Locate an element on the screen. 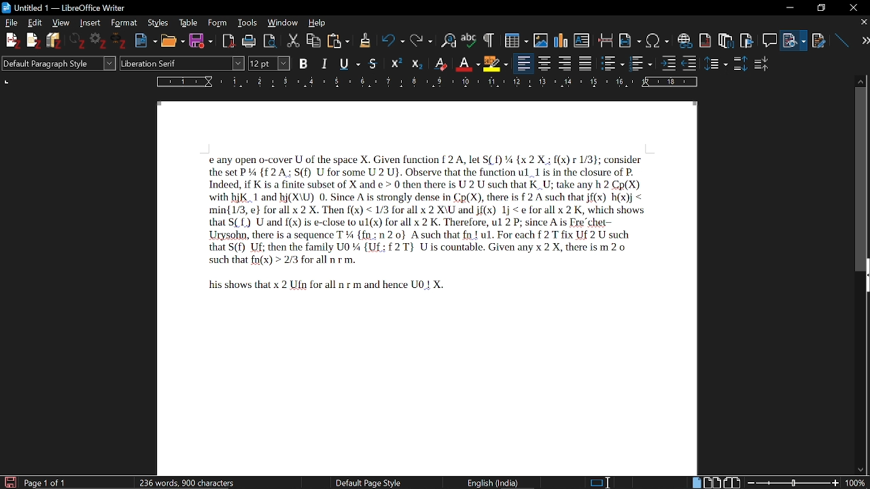  change zoom is located at coordinates (805, 482).